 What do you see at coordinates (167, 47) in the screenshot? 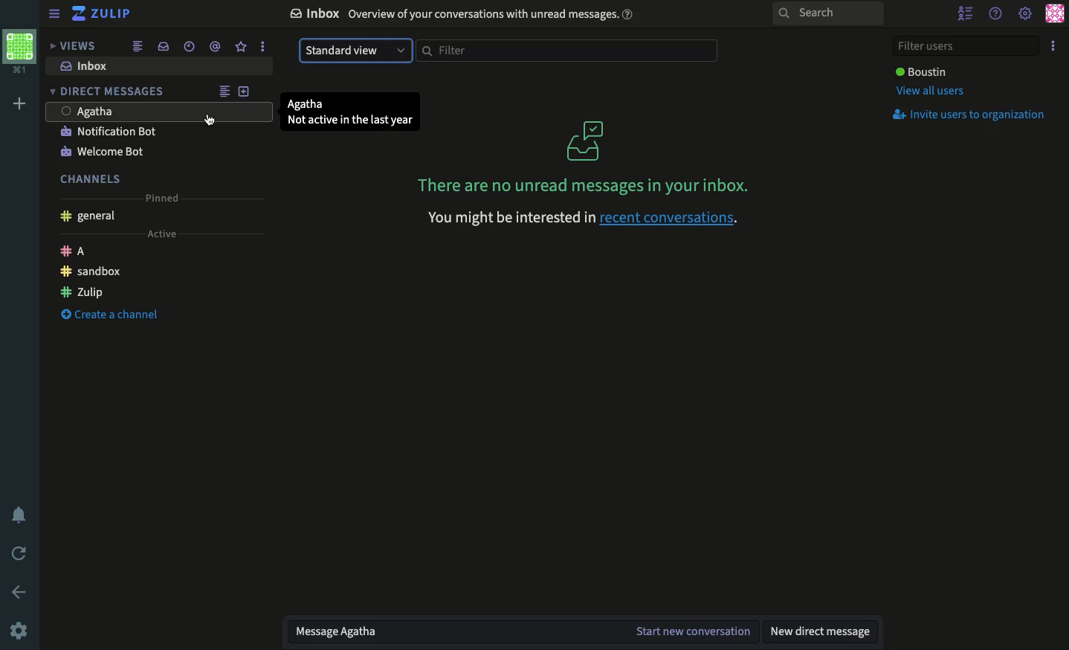
I see `Inbox` at bounding box center [167, 47].